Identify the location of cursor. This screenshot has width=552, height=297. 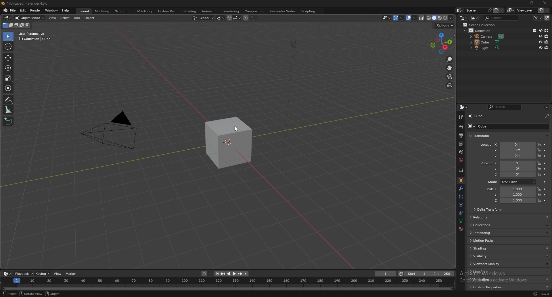
(8, 46).